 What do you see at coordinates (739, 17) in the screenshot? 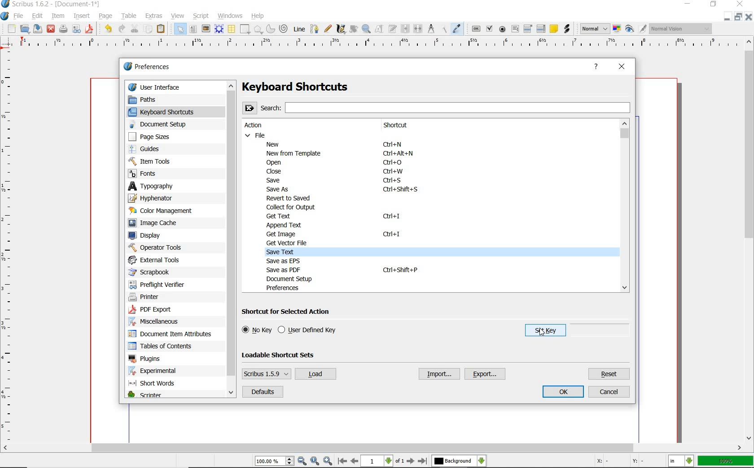
I see `minimize` at bounding box center [739, 17].